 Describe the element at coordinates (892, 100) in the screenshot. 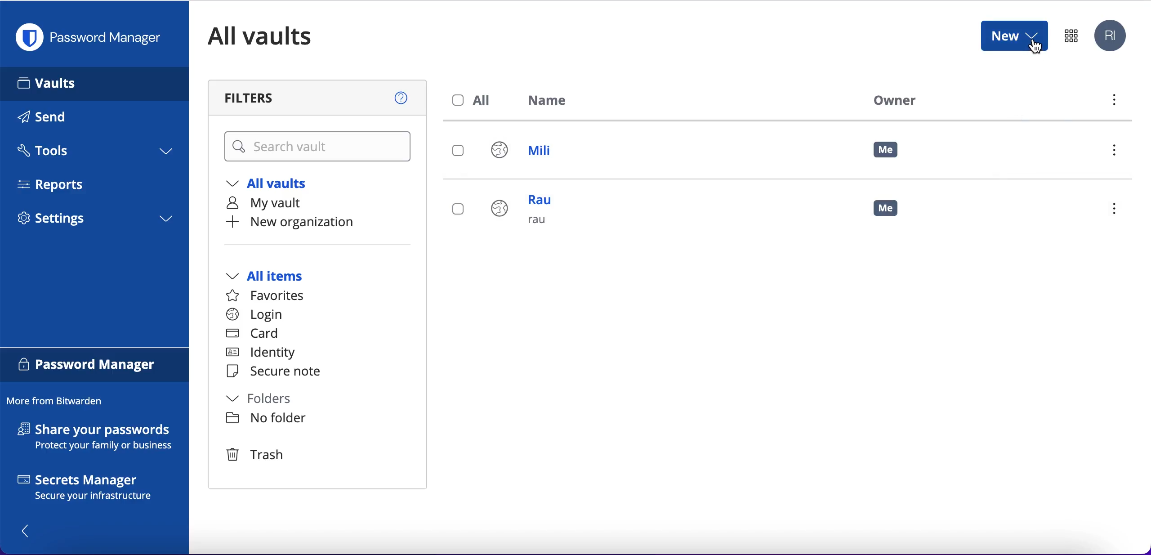

I see `owner` at that location.